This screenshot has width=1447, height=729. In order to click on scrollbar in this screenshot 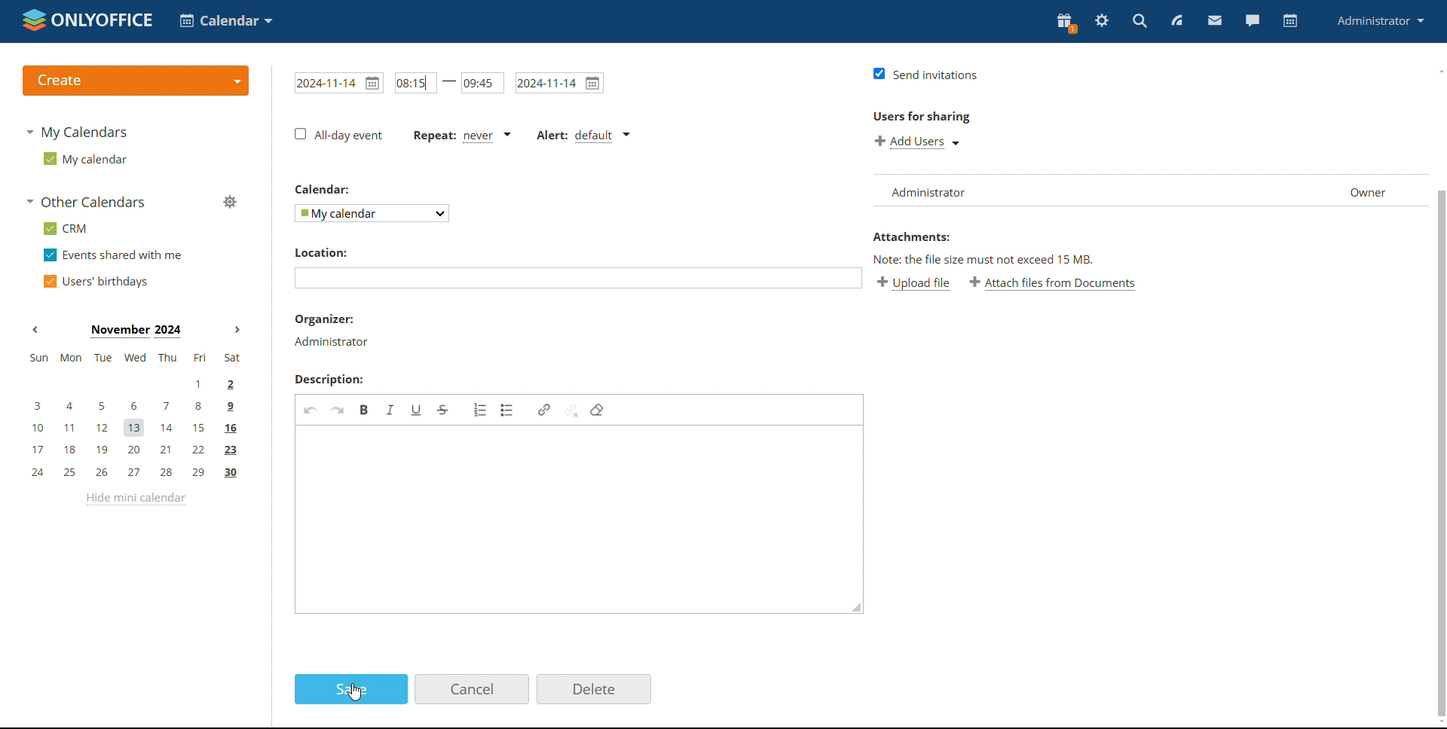, I will do `click(1442, 453)`.